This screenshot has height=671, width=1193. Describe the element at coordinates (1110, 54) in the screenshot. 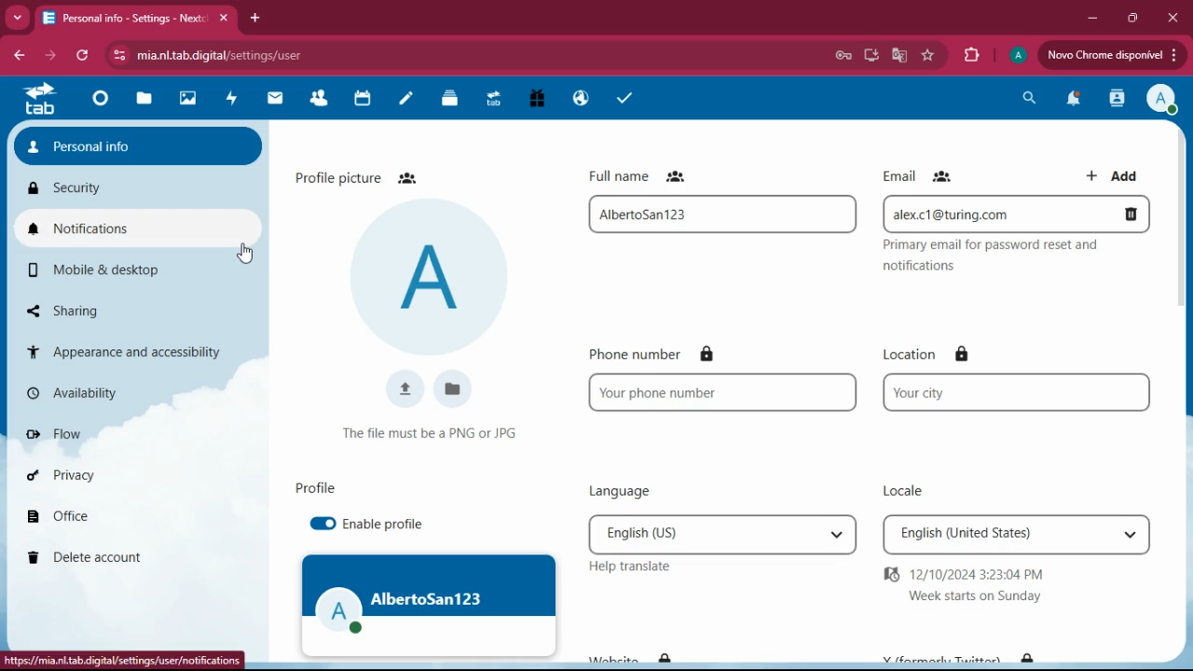

I see `update` at that location.